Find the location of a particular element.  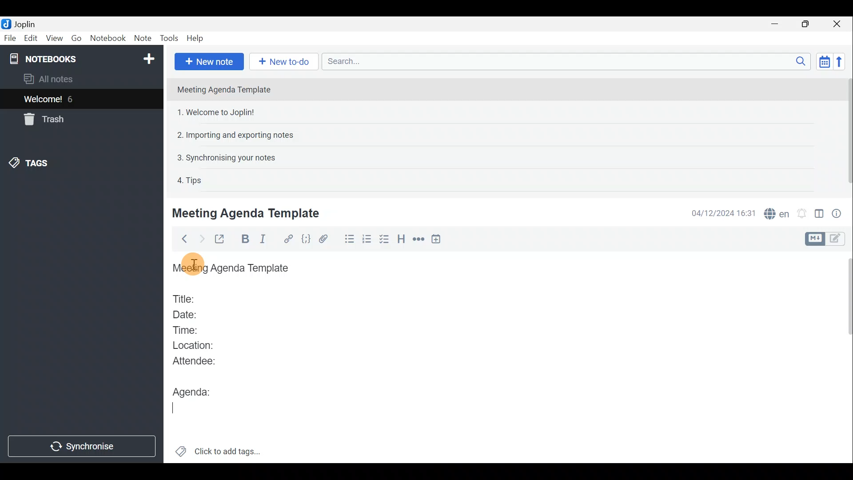

Meeting Agenda Template is located at coordinates (247, 213).